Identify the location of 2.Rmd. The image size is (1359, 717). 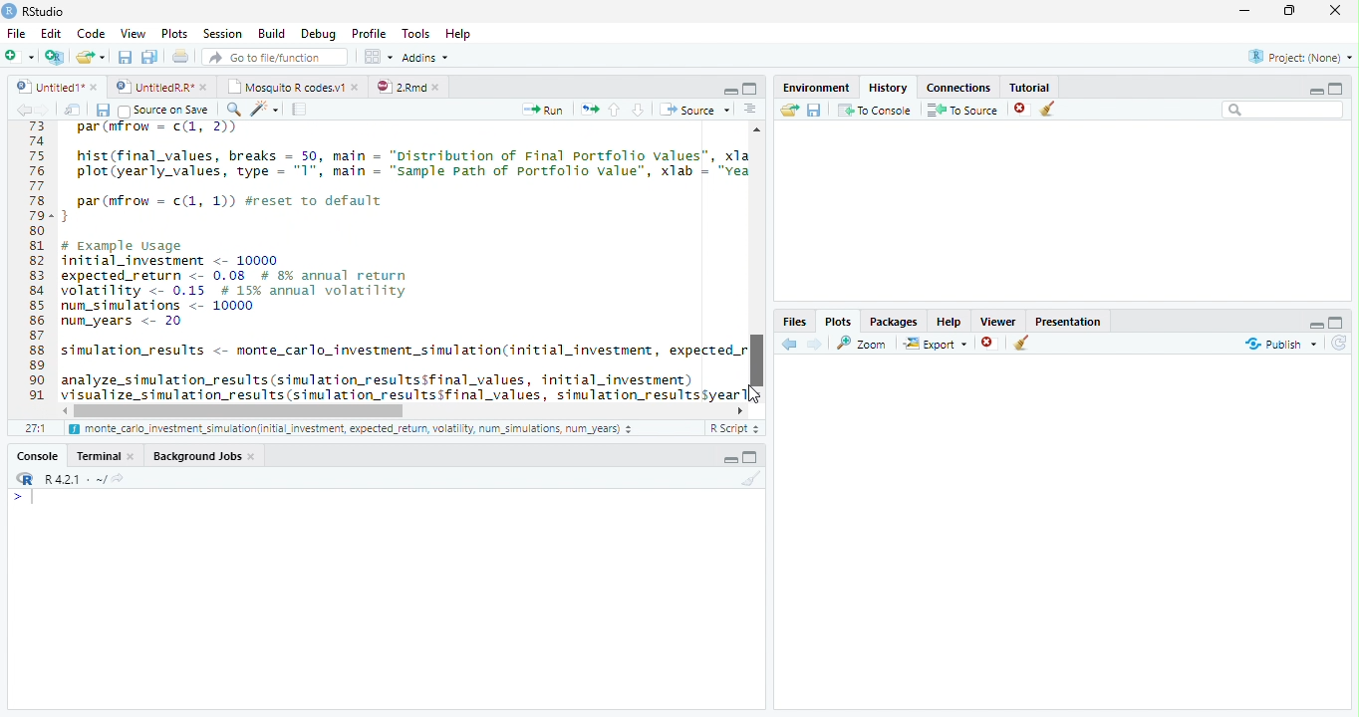
(408, 87).